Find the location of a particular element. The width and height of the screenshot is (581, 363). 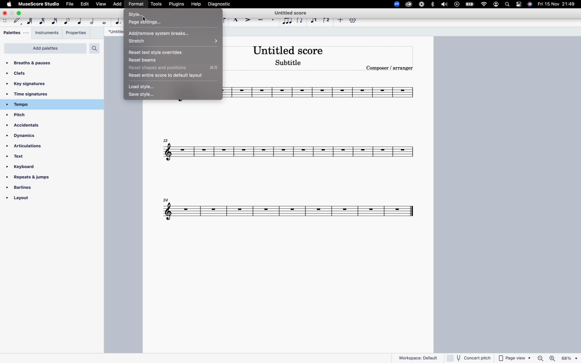

plugins is located at coordinates (178, 3).